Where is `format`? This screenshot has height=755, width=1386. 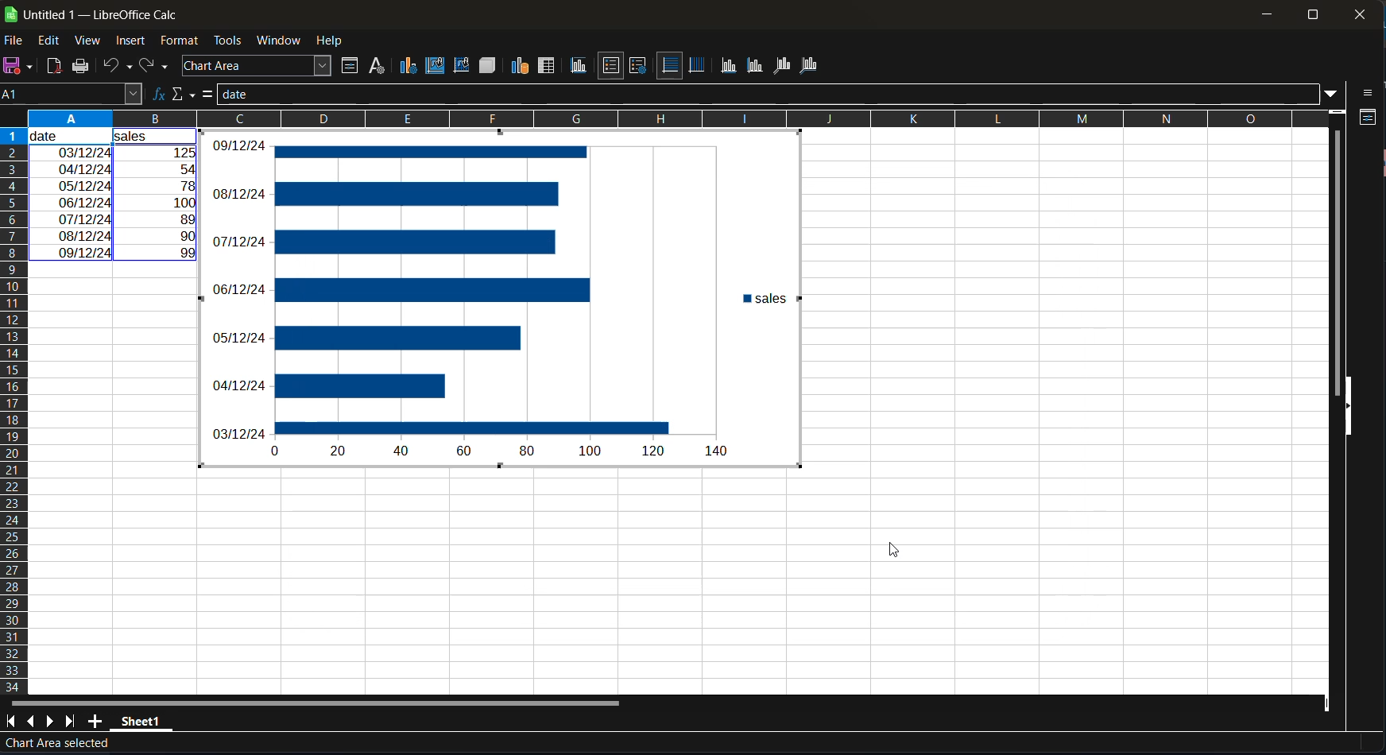 format is located at coordinates (181, 41).